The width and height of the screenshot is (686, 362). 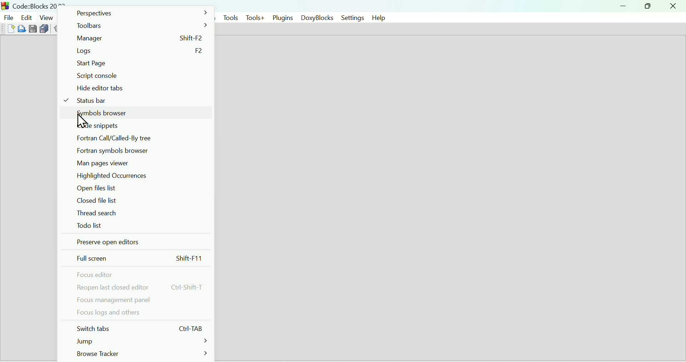 What do you see at coordinates (138, 327) in the screenshot?
I see `Switch tabs` at bounding box center [138, 327].